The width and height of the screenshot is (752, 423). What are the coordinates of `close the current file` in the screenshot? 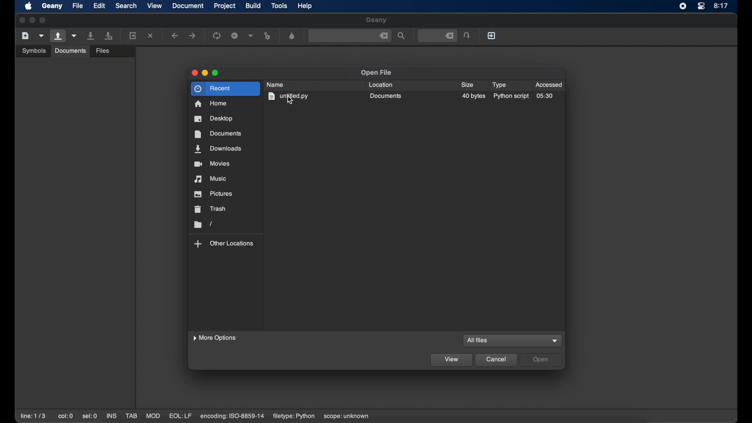 It's located at (150, 35).